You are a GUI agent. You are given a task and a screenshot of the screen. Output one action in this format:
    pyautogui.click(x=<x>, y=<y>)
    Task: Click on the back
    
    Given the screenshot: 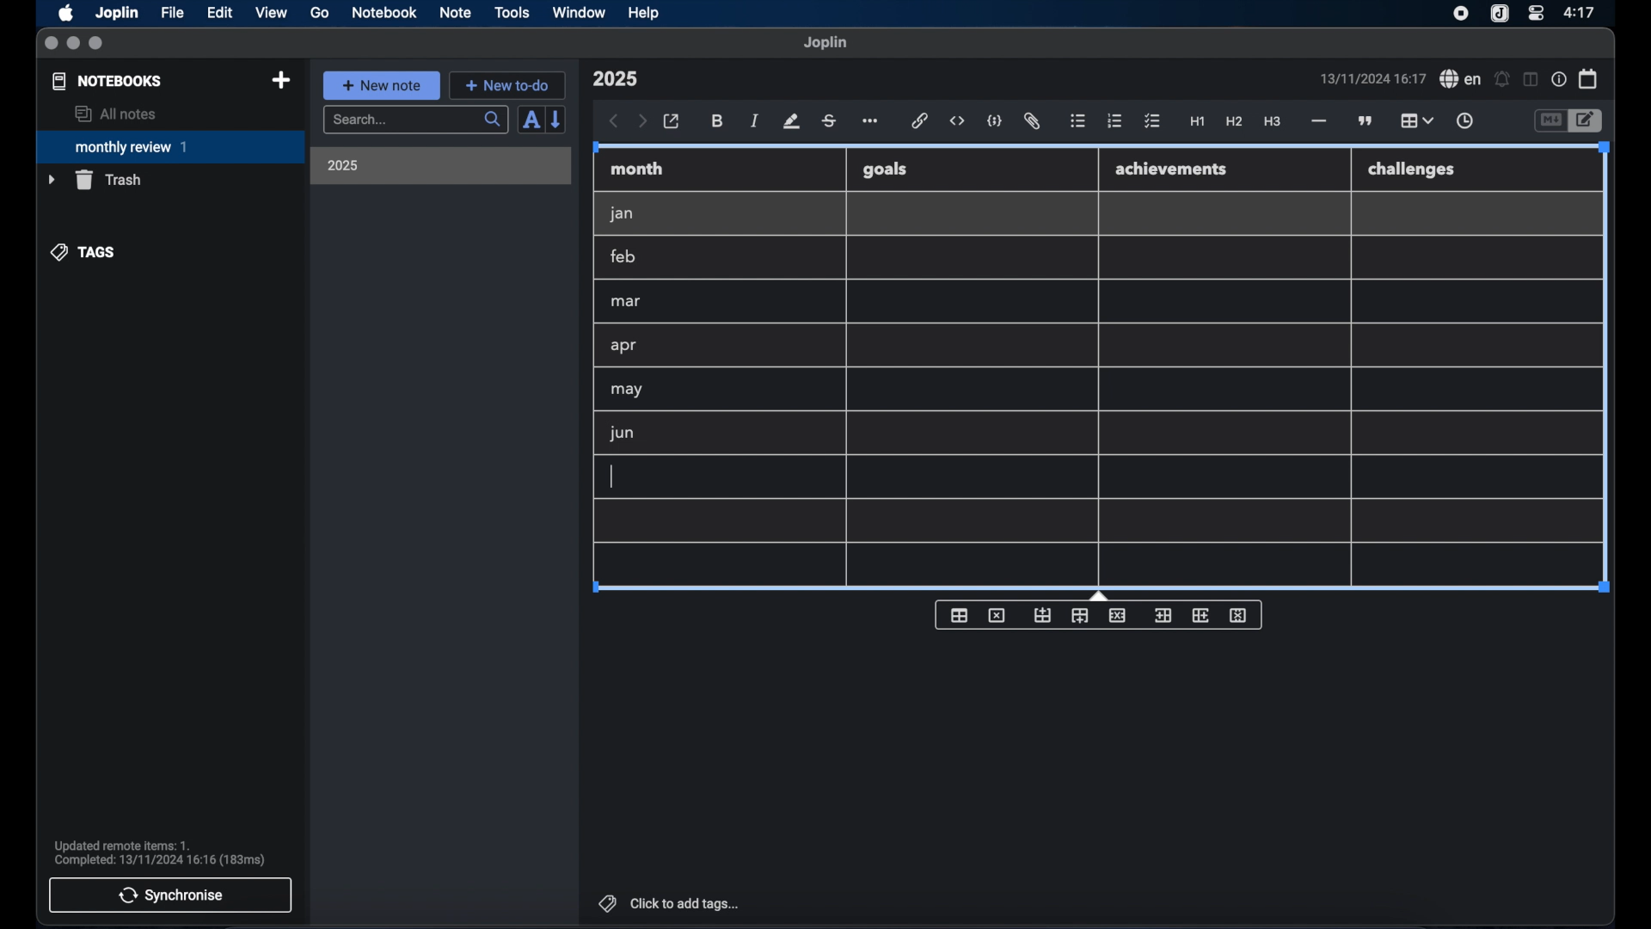 What is the action you would take?
    pyautogui.click(x=614, y=121)
    